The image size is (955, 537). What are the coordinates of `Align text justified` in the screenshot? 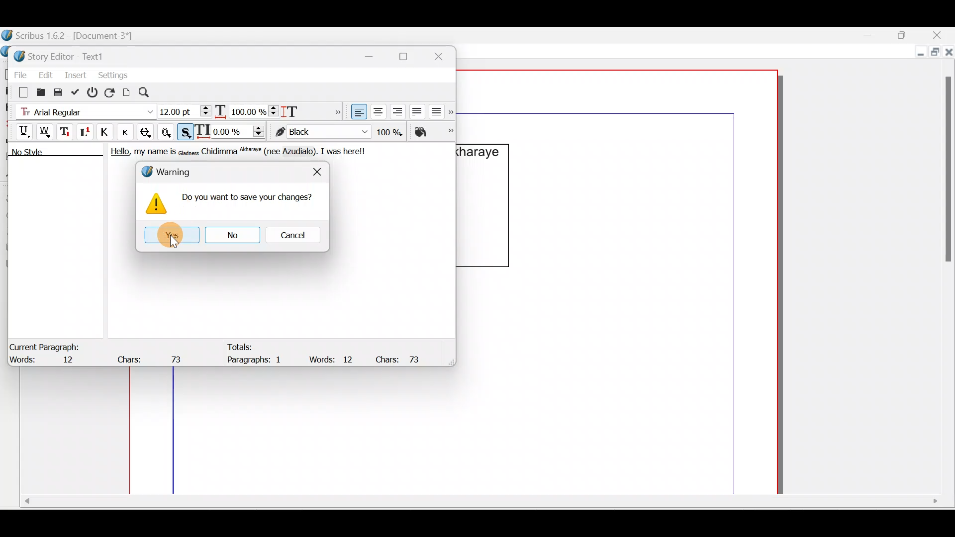 It's located at (416, 110).